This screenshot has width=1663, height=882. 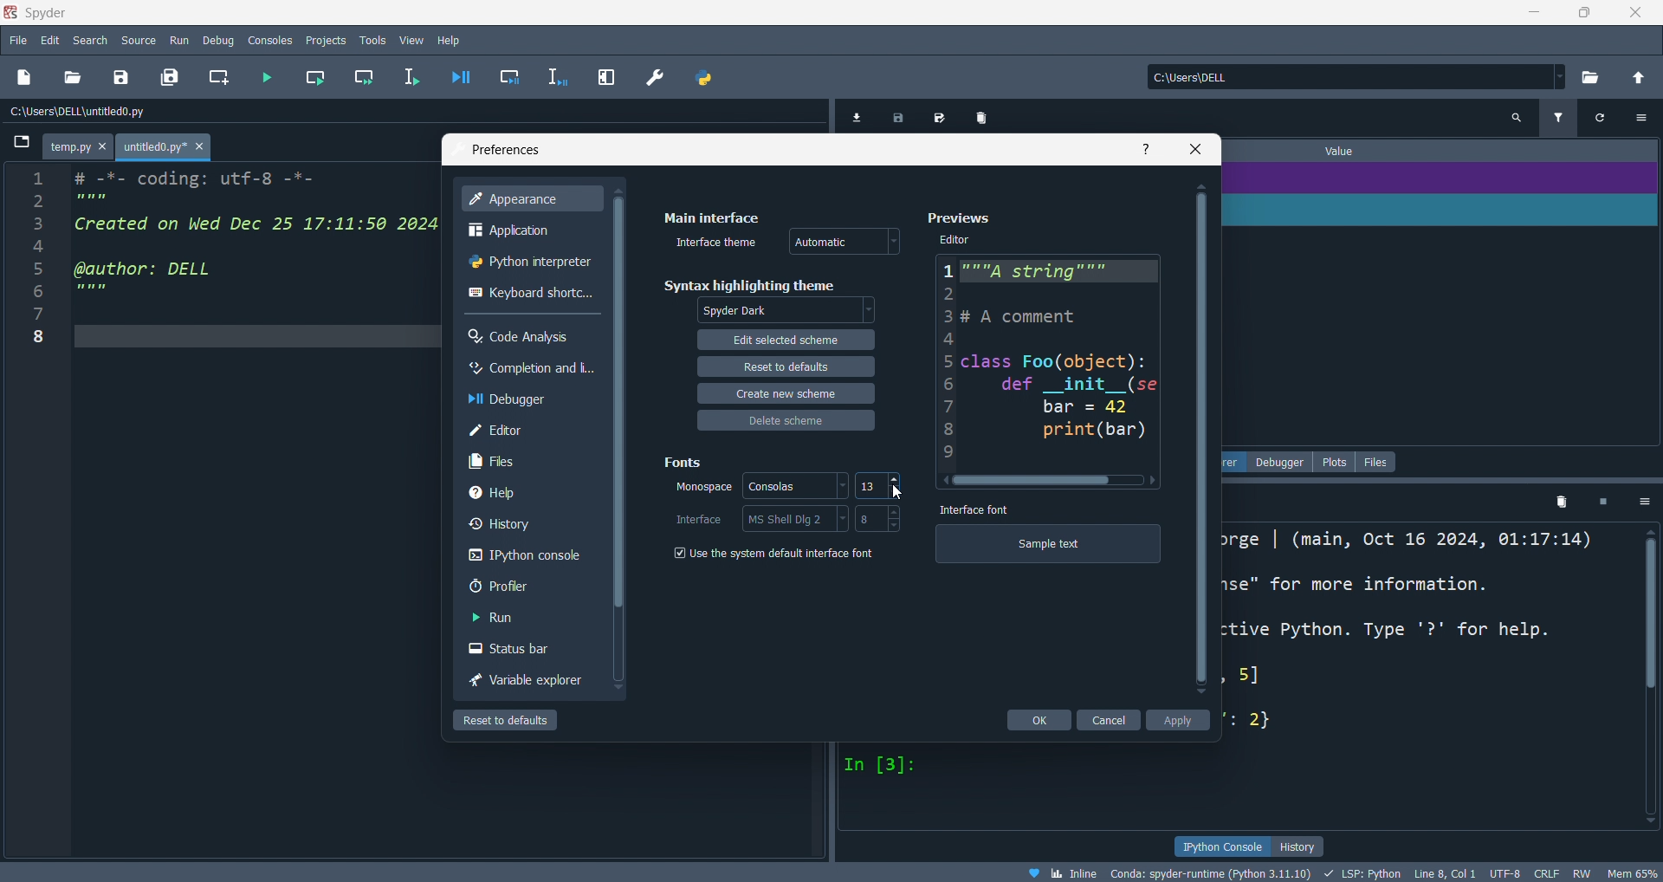 I want to click on 1 # -*- coding: utf-8 -*-, so click(x=171, y=177).